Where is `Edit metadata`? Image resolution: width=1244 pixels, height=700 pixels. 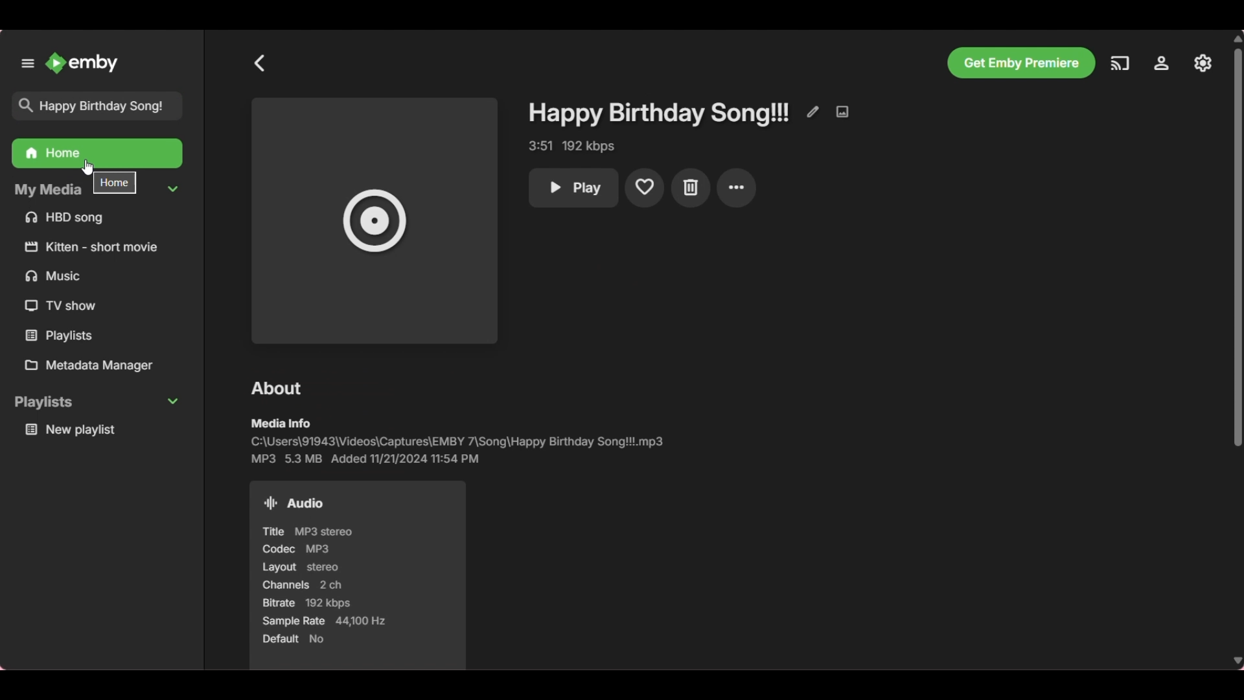
Edit metadata is located at coordinates (812, 113).